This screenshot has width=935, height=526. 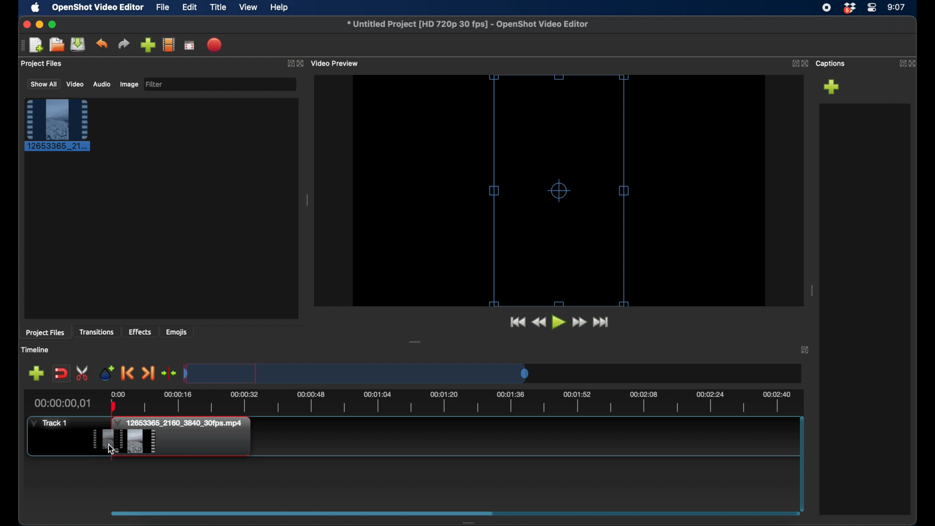 What do you see at coordinates (148, 45) in the screenshot?
I see `import files` at bounding box center [148, 45].